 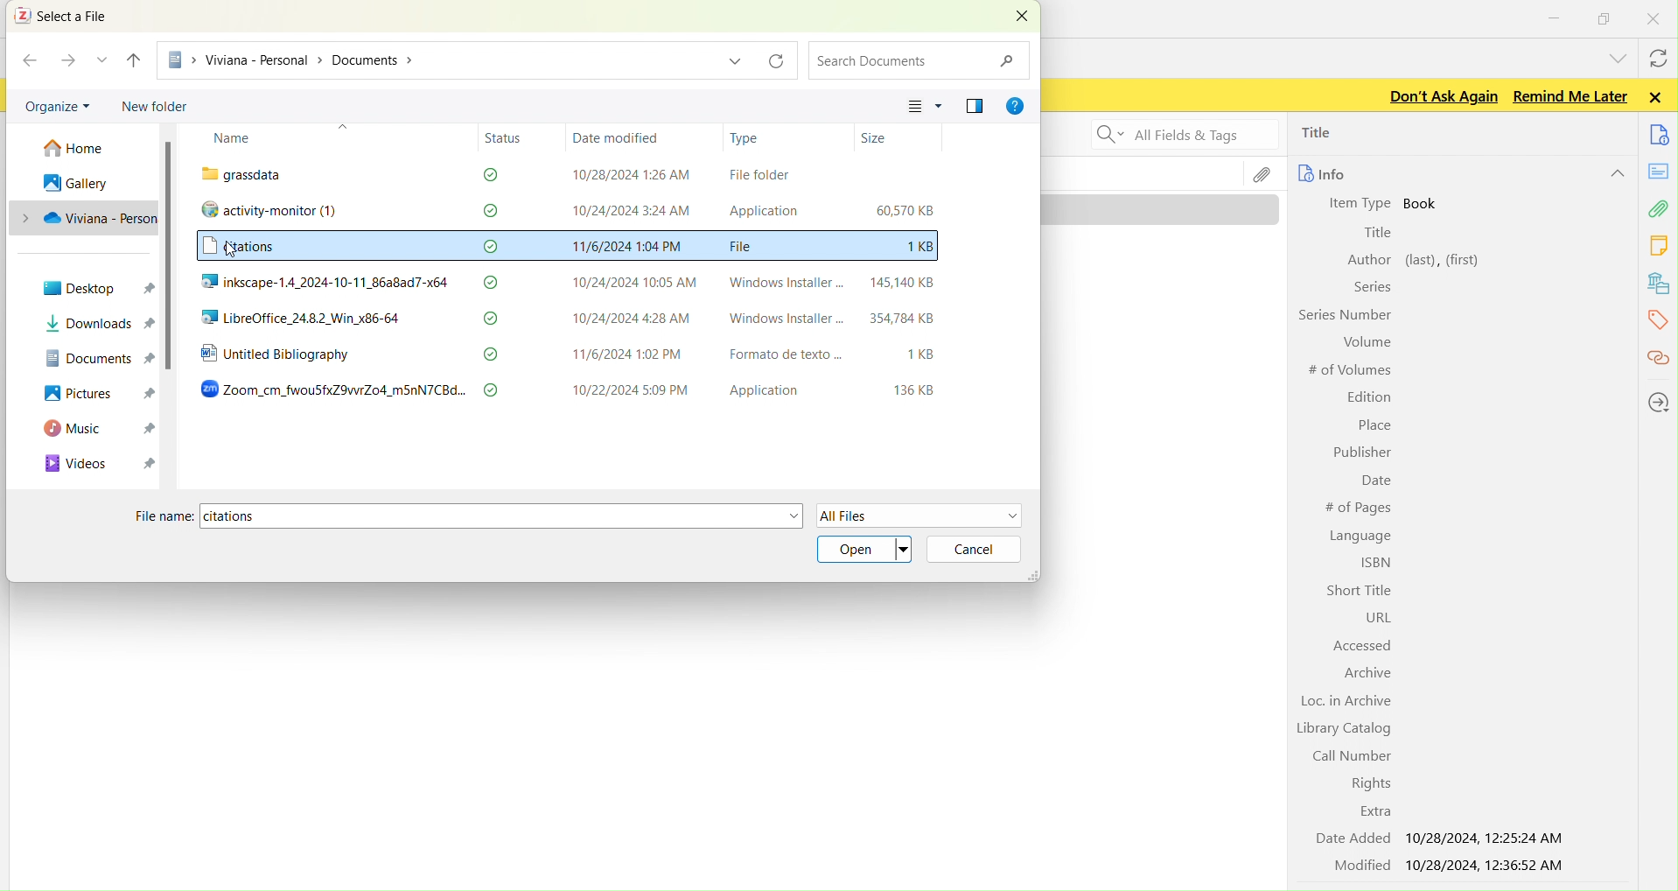 I want to click on # of Volumes, so click(x=1347, y=368).